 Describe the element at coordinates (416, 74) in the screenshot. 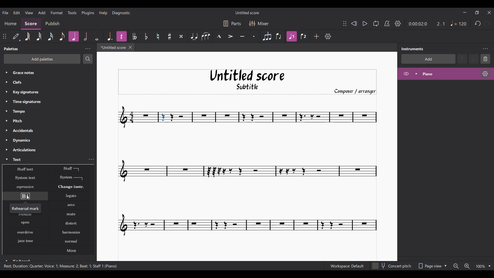

I see `Expand piano` at that location.